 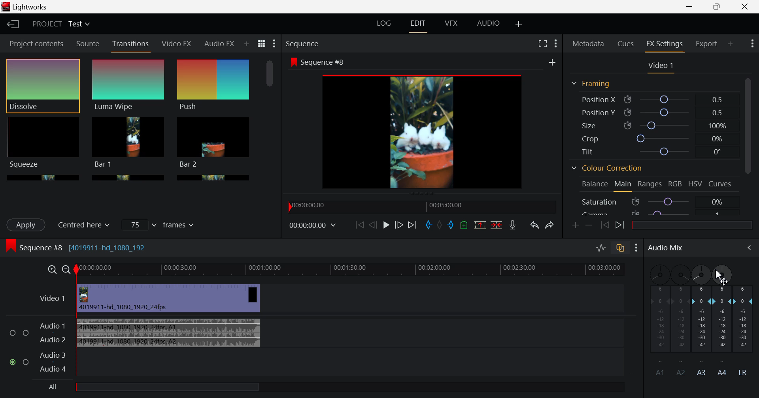 What do you see at coordinates (385, 23) in the screenshot?
I see `LOG Layout` at bounding box center [385, 23].